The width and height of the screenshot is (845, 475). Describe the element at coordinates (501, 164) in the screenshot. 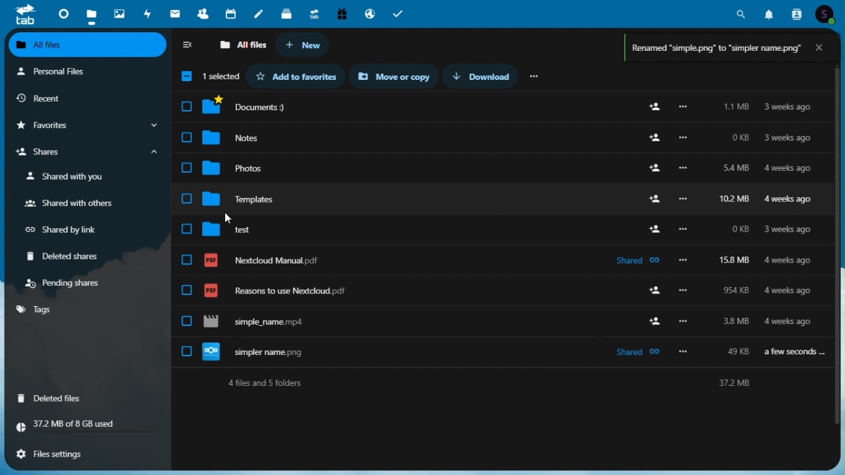

I see `Photos 54 Mb 4 weeks ago` at that location.